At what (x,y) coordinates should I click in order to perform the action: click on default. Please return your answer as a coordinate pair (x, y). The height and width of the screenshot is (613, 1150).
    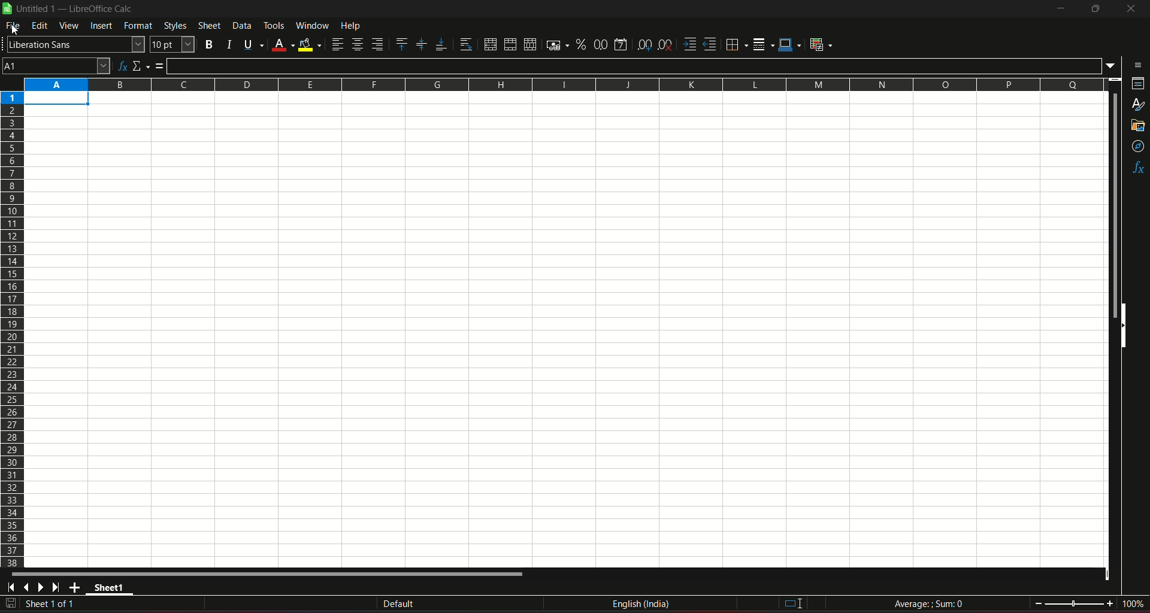
    Looking at the image, I should click on (398, 603).